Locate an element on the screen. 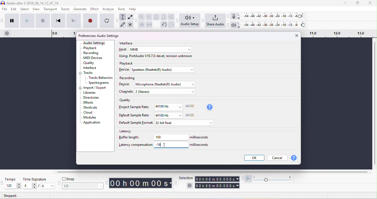 The image size is (377, 199). interface is located at coordinates (127, 43).